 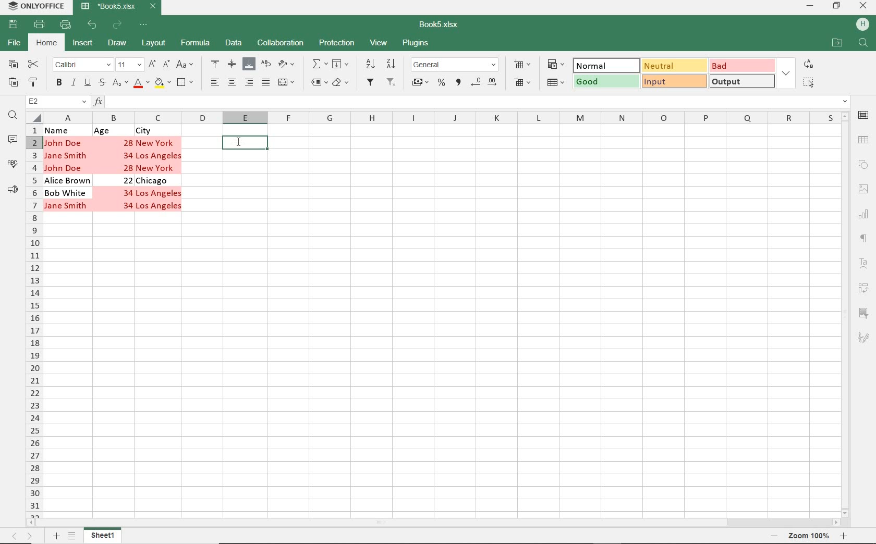 What do you see at coordinates (128, 180) in the screenshot?
I see `22` at bounding box center [128, 180].